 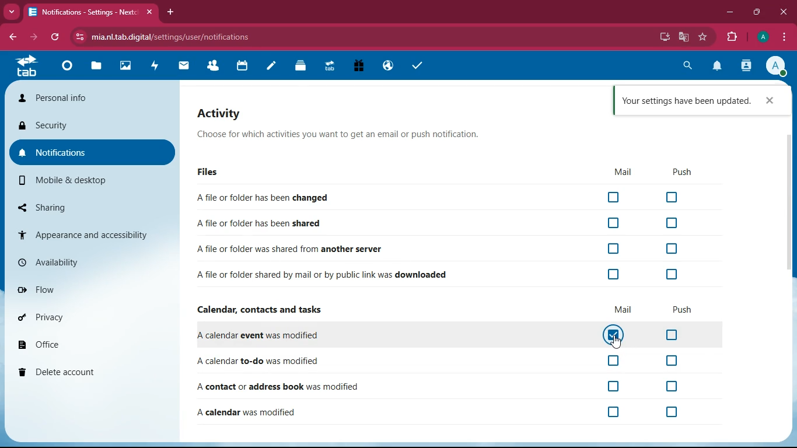 What do you see at coordinates (684, 172) in the screenshot?
I see `push` at bounding box center [684, 172].